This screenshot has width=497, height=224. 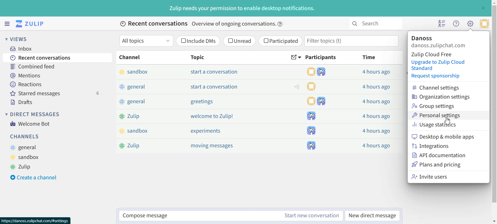 What do you see at coordinates (484, 23) in the screenshot?
I see `Personal menu` at bounding box center [484, 23].